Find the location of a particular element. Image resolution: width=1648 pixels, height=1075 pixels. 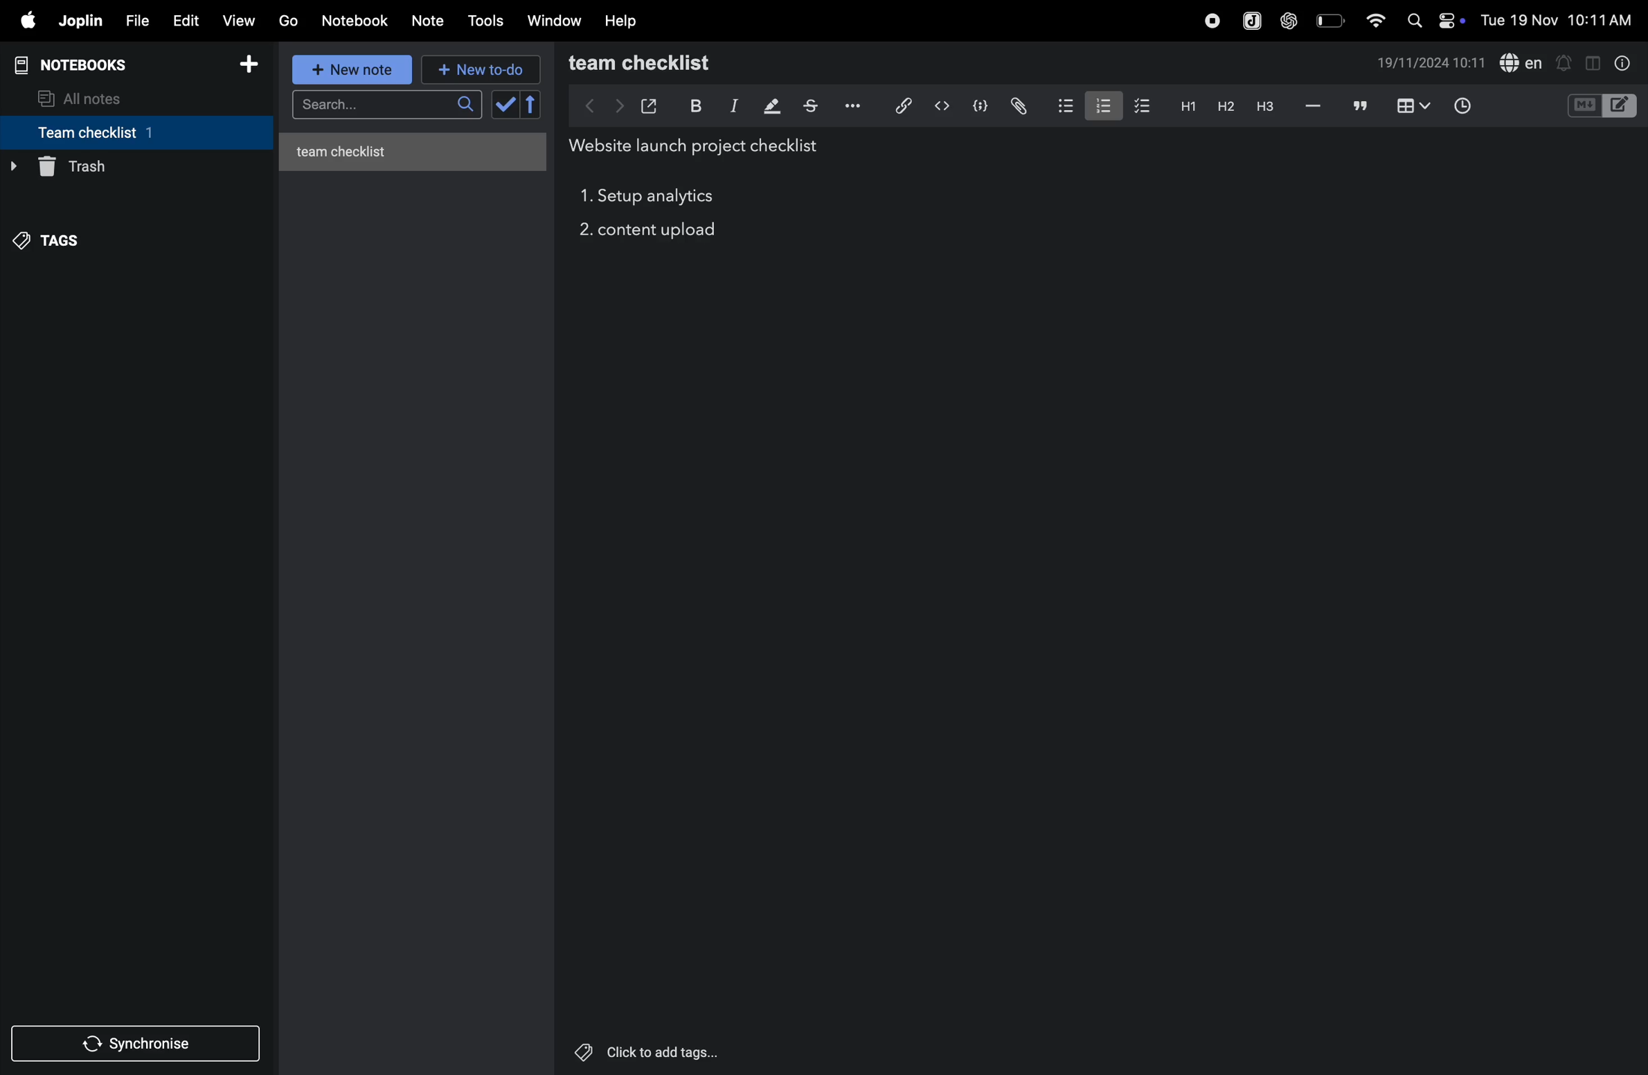

title is located at coordinates (701, 147).